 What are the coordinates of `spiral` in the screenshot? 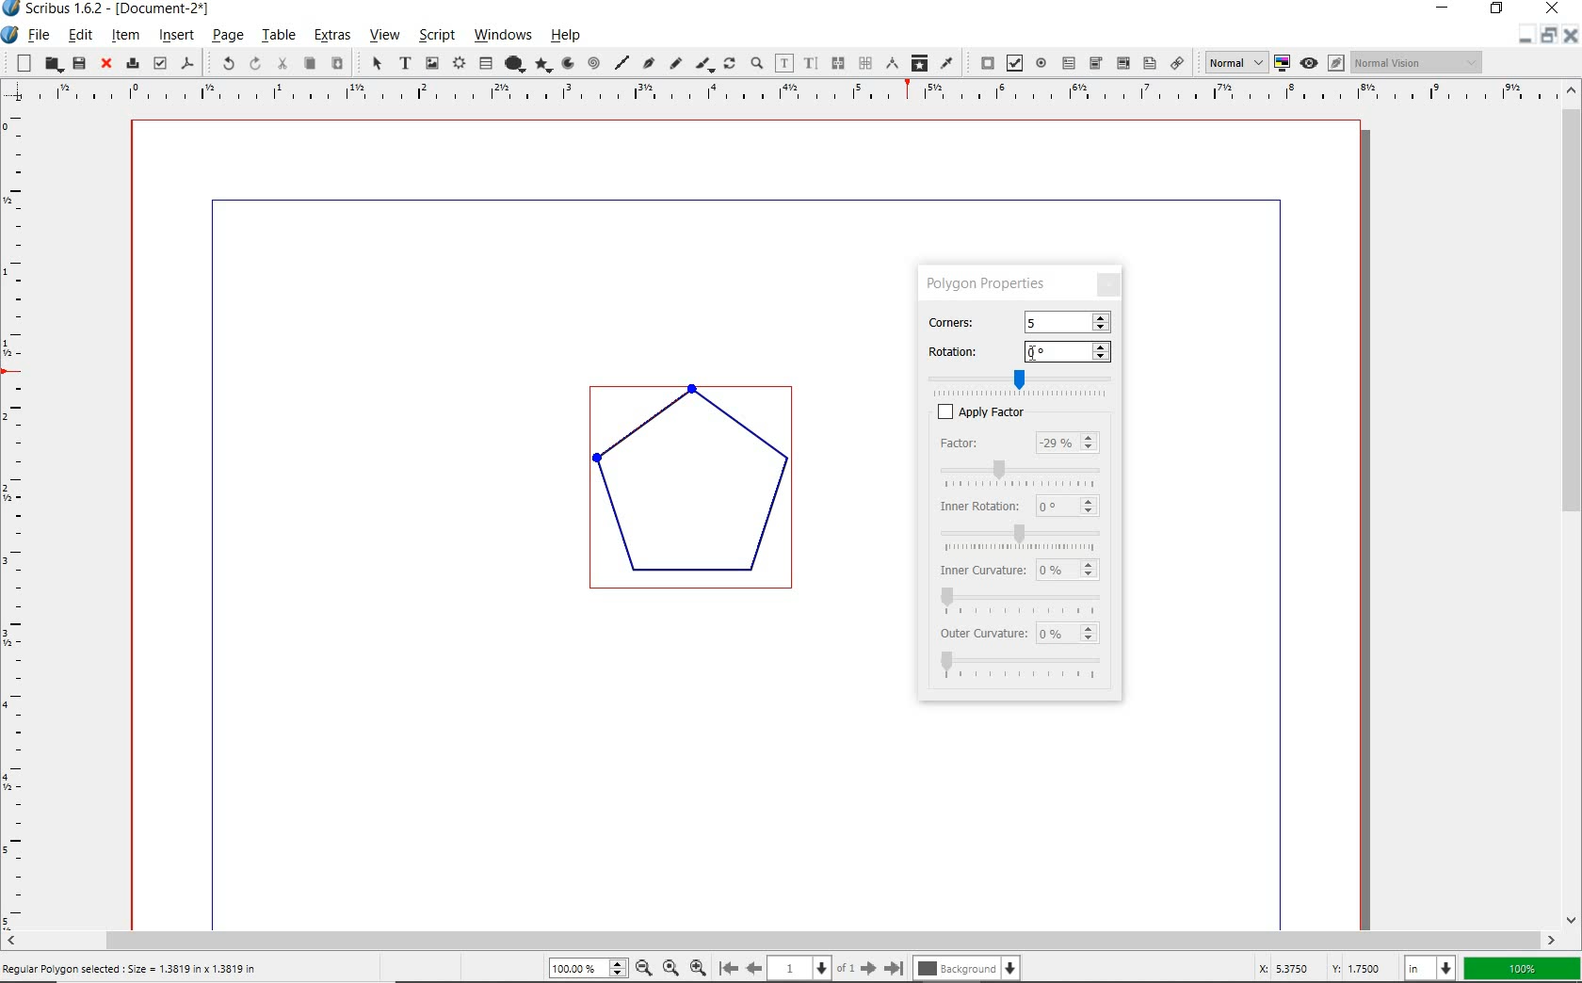 It's located at (594, 60).